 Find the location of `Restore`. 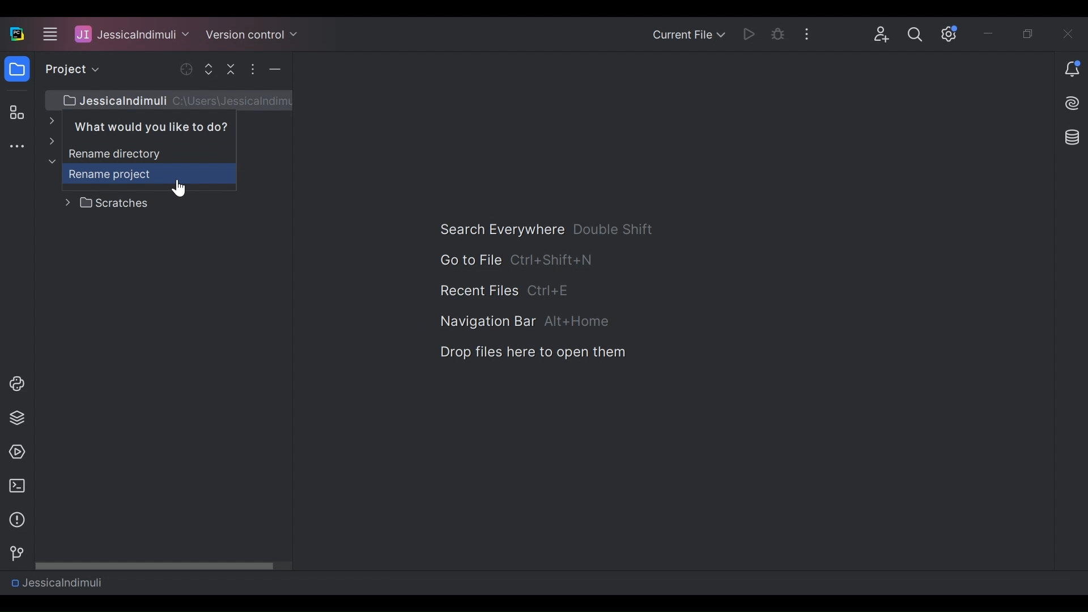

Restore is located at coordinates (1030, 35).